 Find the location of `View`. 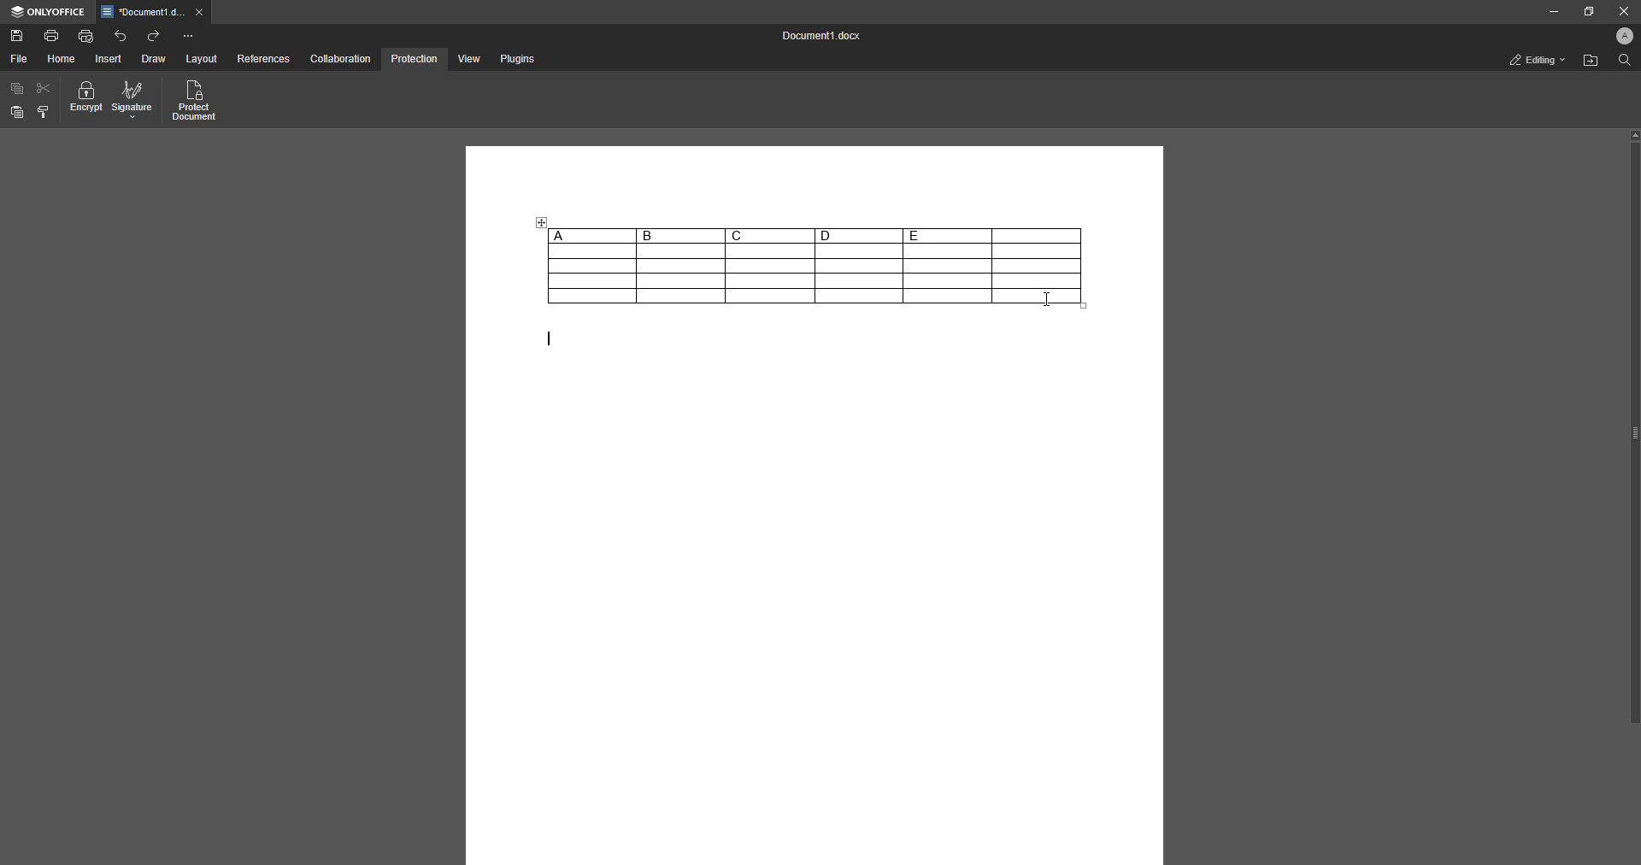

View is located at coordinates (467, 60).